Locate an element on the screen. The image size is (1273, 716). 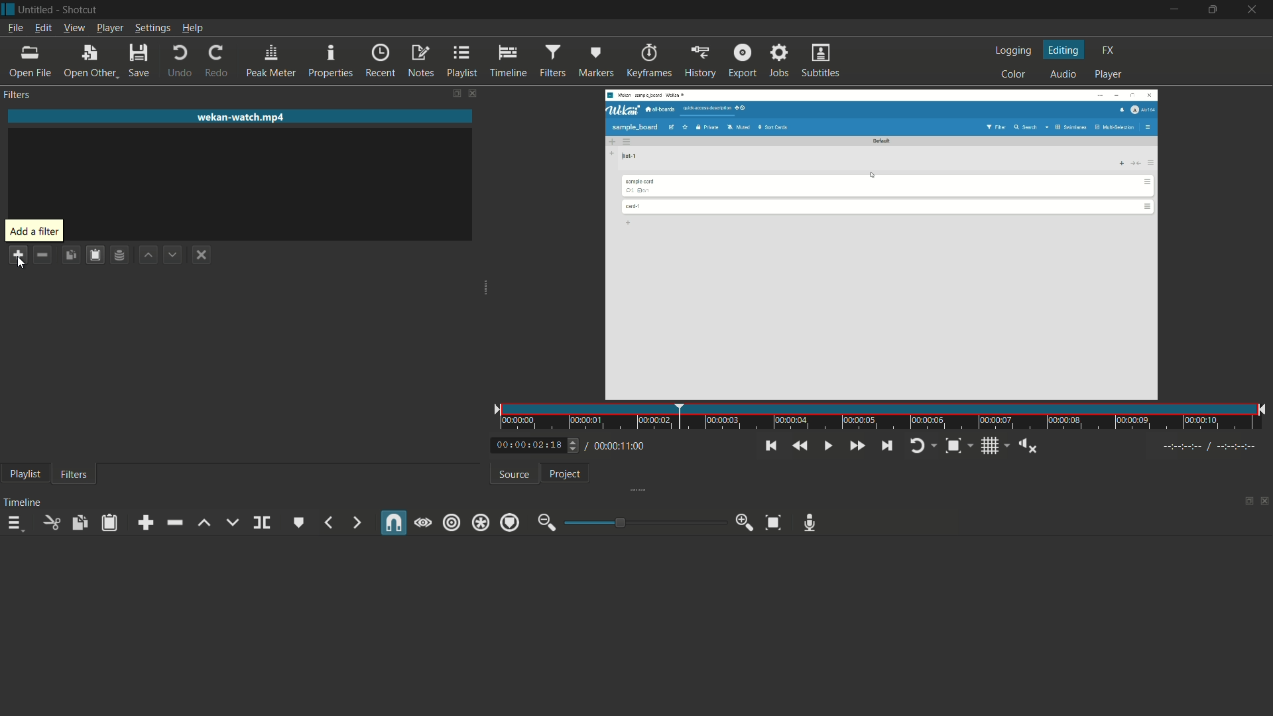
move filter down is located at coordinates (172, 255).